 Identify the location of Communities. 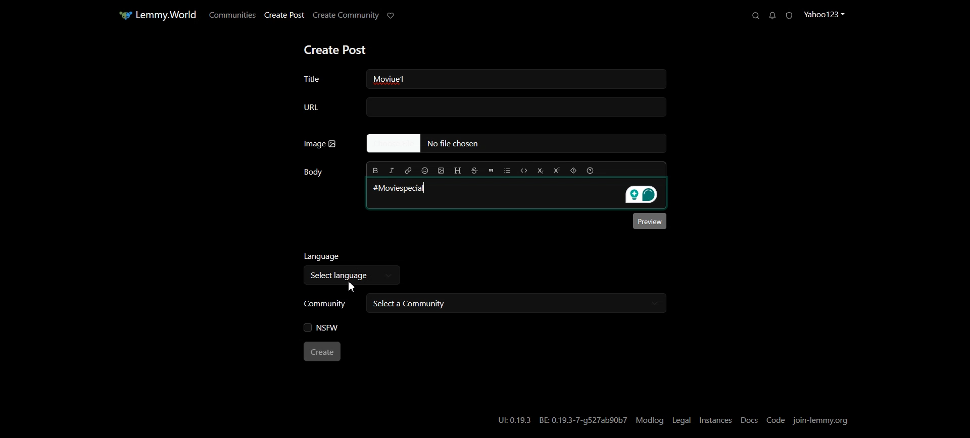
(231, 15).